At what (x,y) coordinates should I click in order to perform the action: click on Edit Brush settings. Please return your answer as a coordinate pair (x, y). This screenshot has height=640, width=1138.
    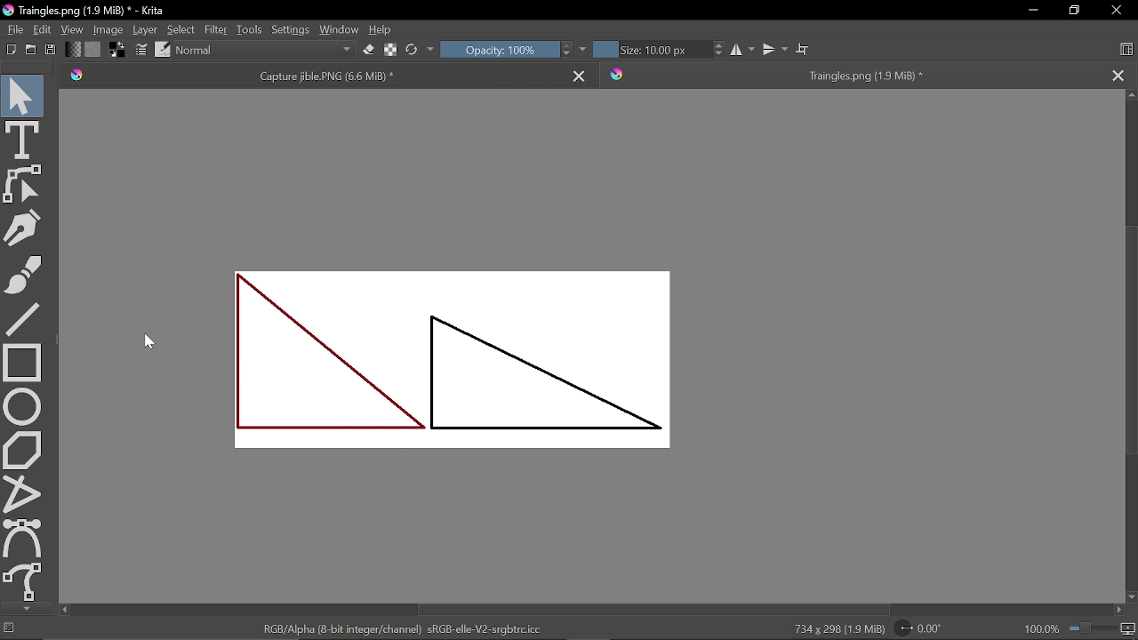
    Looking at the image, I should click on (140, 49).